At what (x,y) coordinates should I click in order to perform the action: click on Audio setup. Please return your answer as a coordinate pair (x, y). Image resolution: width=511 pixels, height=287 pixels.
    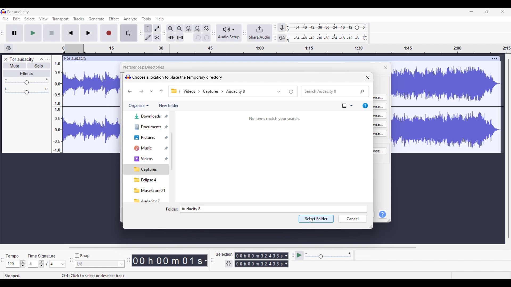
    Looking at the image, I should click on (229, 33).